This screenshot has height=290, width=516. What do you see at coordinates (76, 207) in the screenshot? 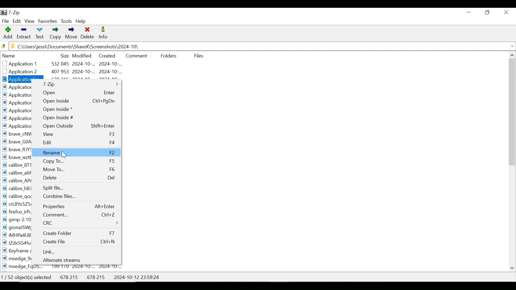
I see `Properties` at bounding box center [76, 207].